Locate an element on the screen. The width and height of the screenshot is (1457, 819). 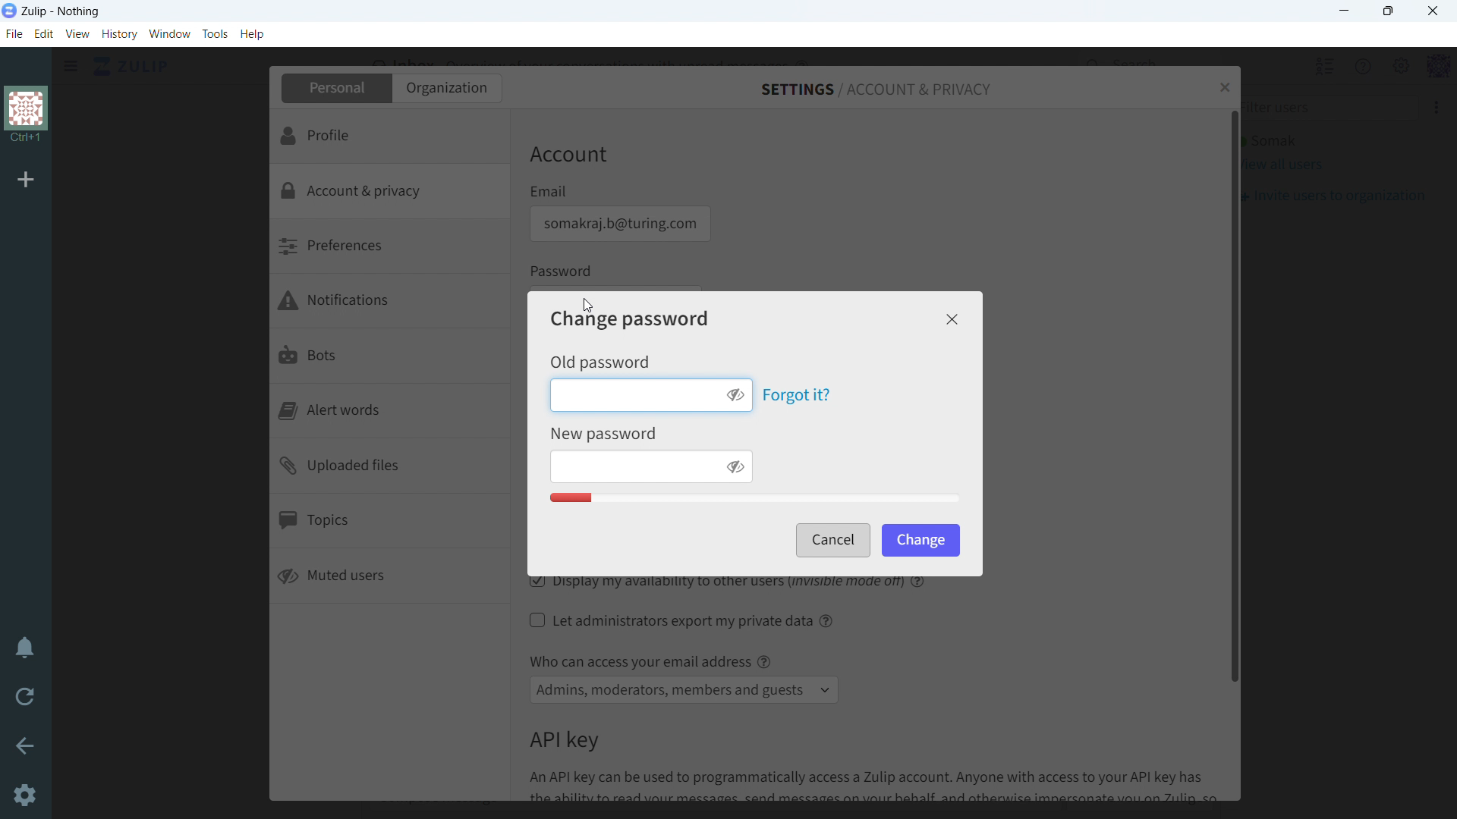
enter old password is located at coordinates (631, 394).